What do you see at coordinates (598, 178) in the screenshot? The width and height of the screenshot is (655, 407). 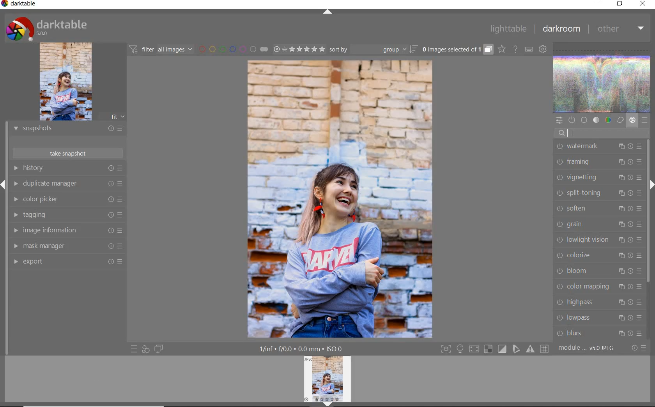 I see `vignetting` at bounding box center [598, 178].